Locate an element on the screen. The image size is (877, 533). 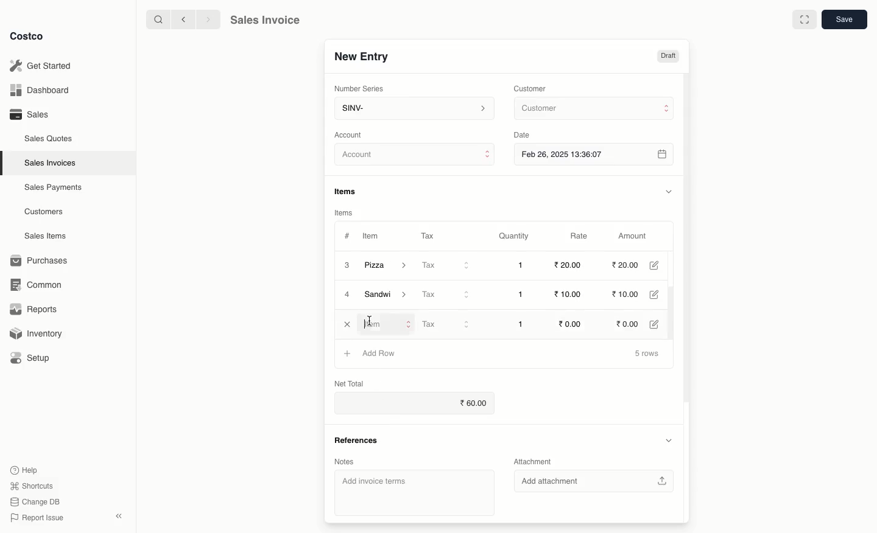
3 is located at coordinates (346, 265).